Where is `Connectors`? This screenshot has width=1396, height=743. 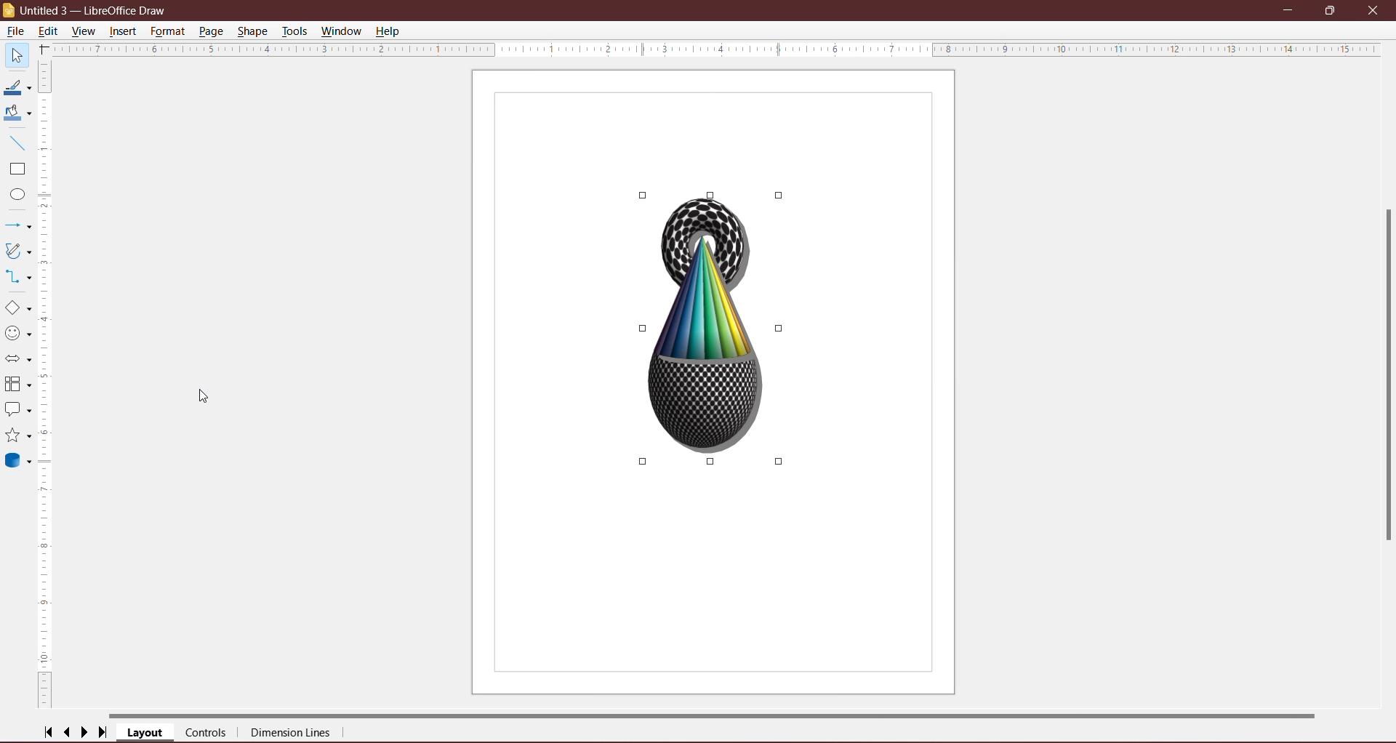
Connectors is located at coordinates (18, 276).